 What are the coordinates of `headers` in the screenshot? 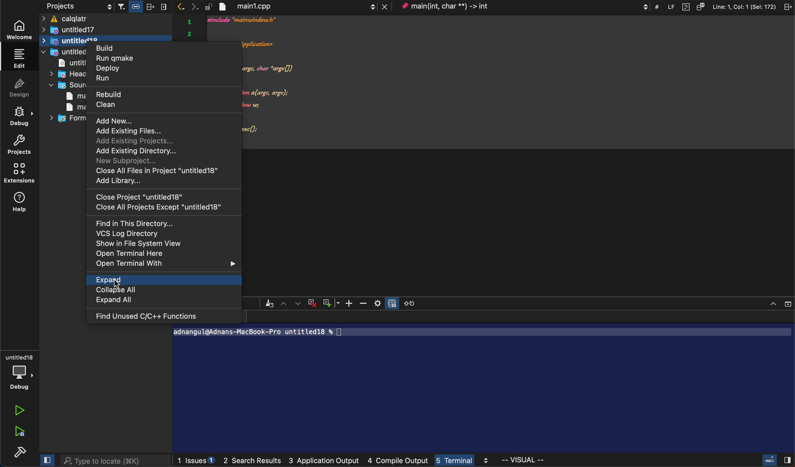 It's located at (69, 73).